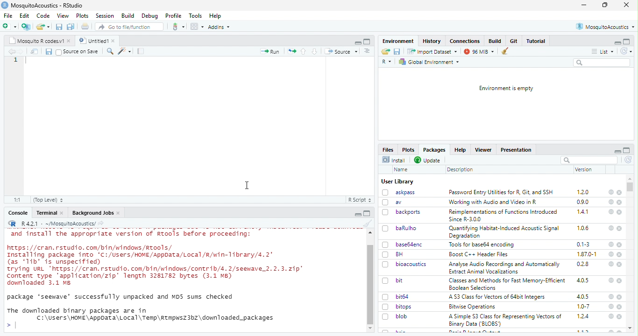 Image resolution: width=638 pixels, height=336 pixels. Describe the element at coordinates (399, 202) in the screenshot. I see `av` at that location.